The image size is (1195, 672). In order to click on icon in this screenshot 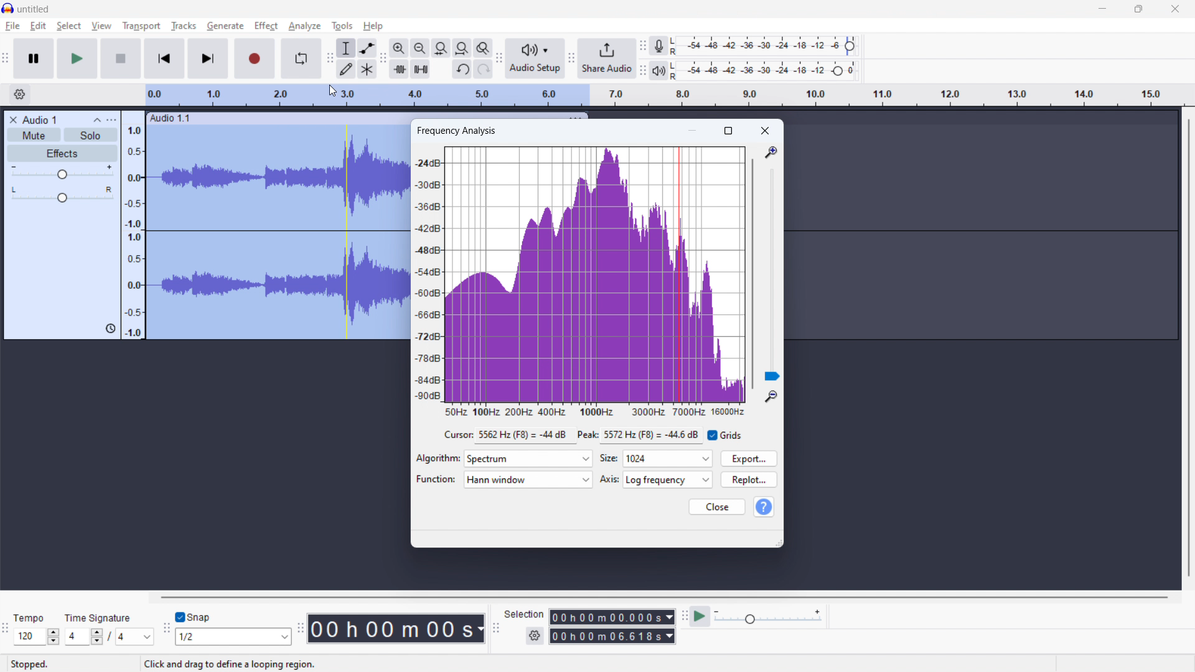, I will do `click(108, 329)`.